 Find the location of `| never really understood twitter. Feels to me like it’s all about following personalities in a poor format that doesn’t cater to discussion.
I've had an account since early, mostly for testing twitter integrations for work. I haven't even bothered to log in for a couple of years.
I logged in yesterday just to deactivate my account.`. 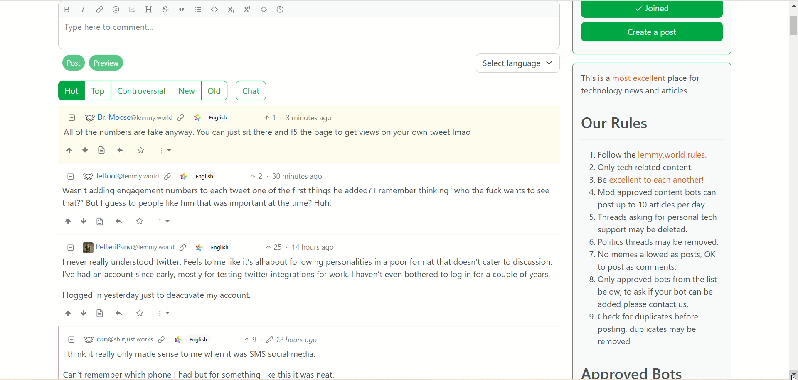

| never really understood twitter. Feels to me like it’s all about following personalities in a poor format that doesn’t cater to discussion.
I've had an account since early, mostly for testing twitter integrations for work. I haven't even bothered to log in for a couple of years.
I logged in yesterday just to deactivate my account. is located at coordinates (304, 279).